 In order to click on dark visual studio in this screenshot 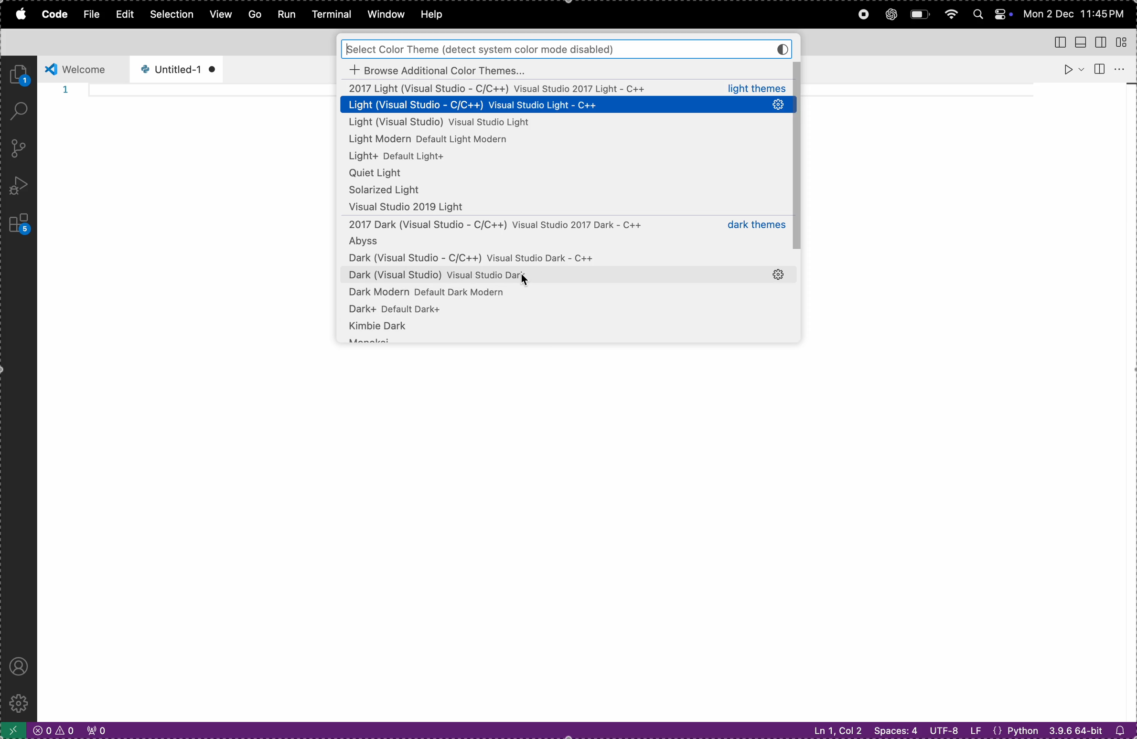, I will do `click(553, 275)`.